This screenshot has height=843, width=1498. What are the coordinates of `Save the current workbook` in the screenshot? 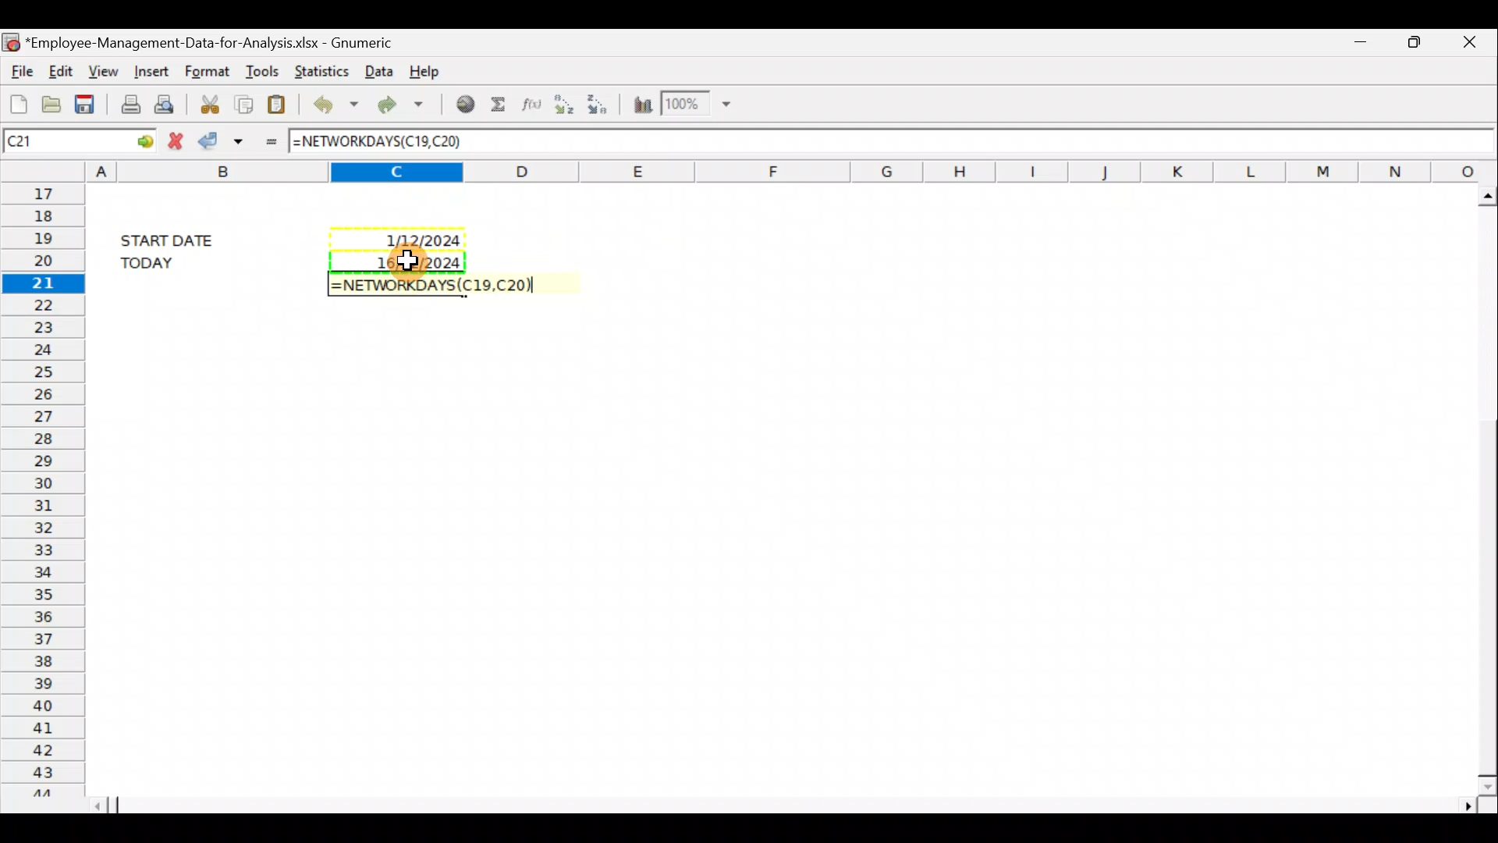 It's located at (87, 101).